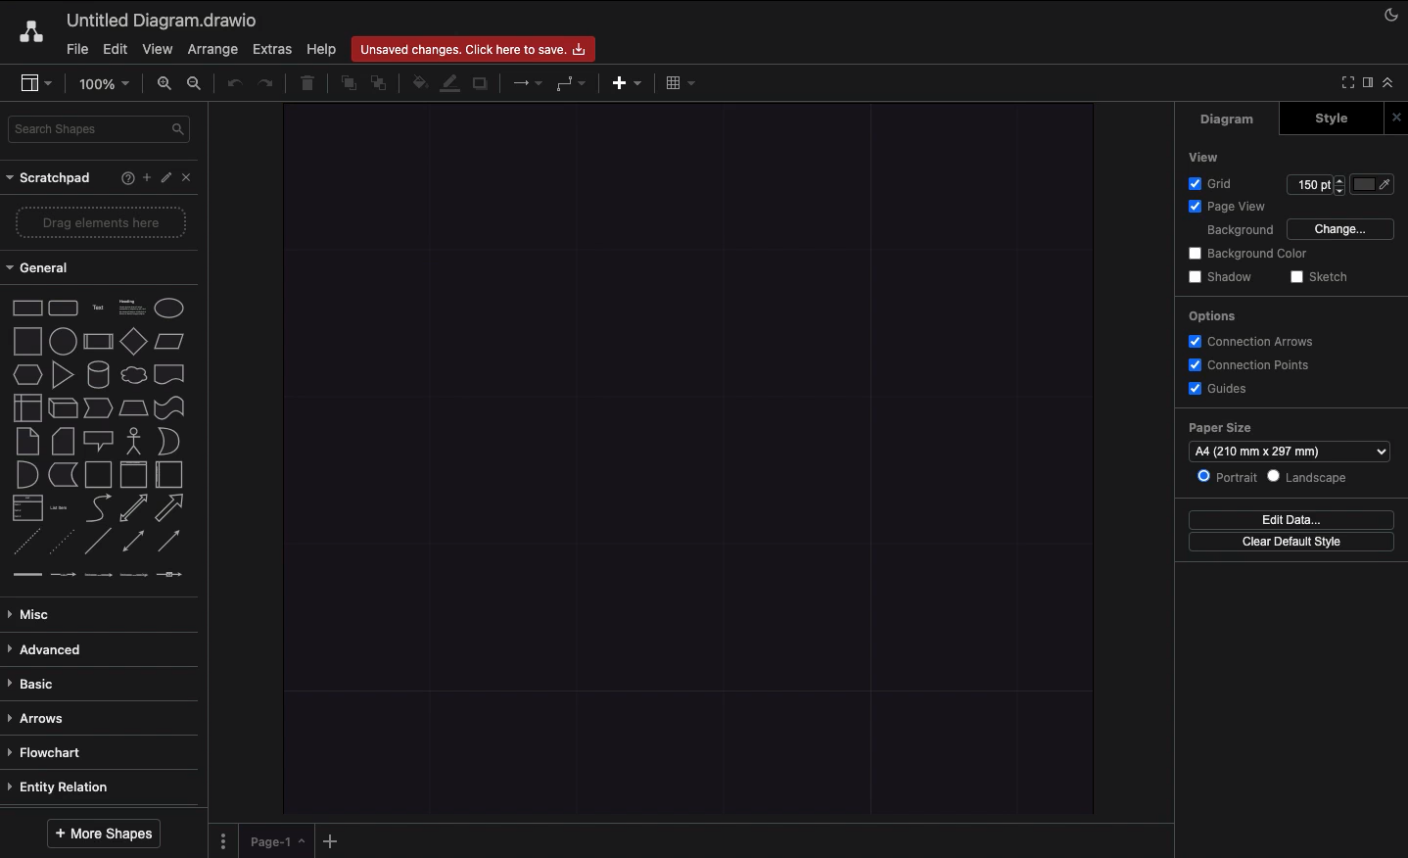  What do you see at coordinates (1201, 157) in the screenshot?
I see `View` at bounding box center [1201, 157].